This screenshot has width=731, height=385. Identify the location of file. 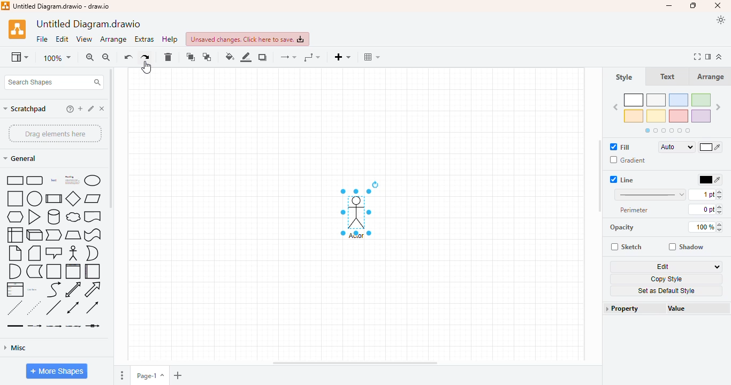
(42, 39).